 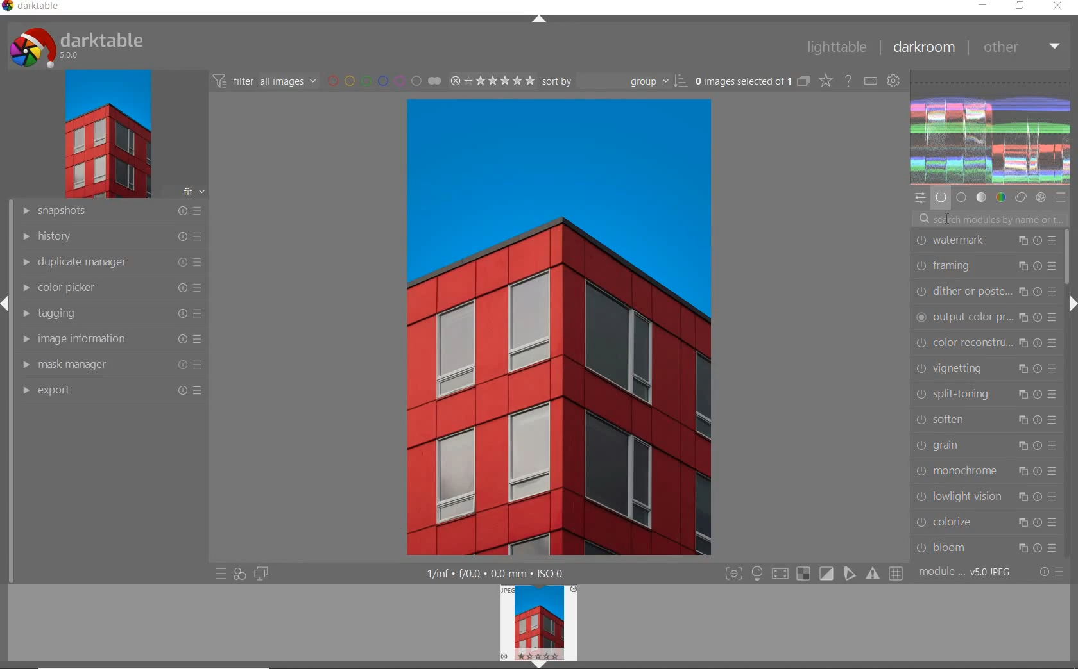 What do you see at coordinates (110, 314) in the screenshot?
I see `tagging` at bounding box center [110, 314].